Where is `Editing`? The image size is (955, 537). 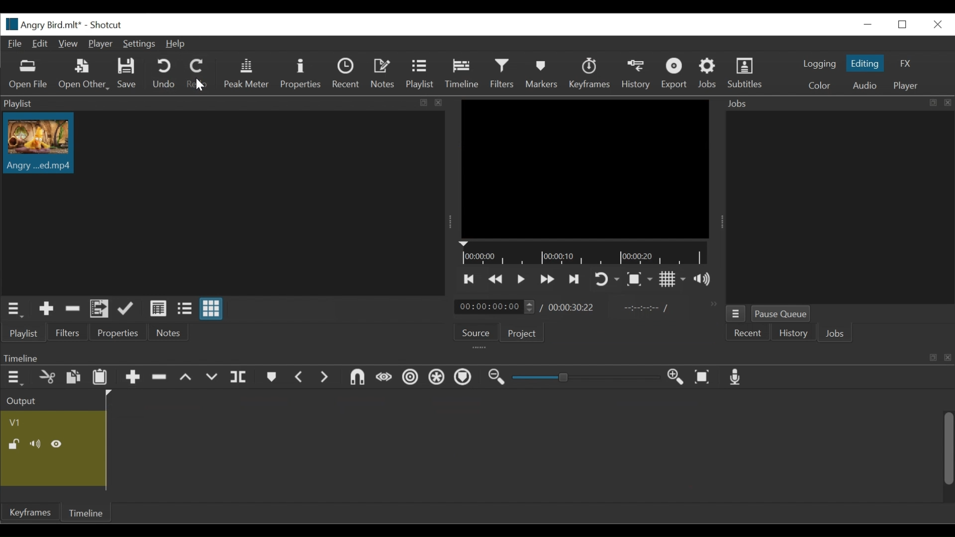
Editing is located at coordinates (864, 63).